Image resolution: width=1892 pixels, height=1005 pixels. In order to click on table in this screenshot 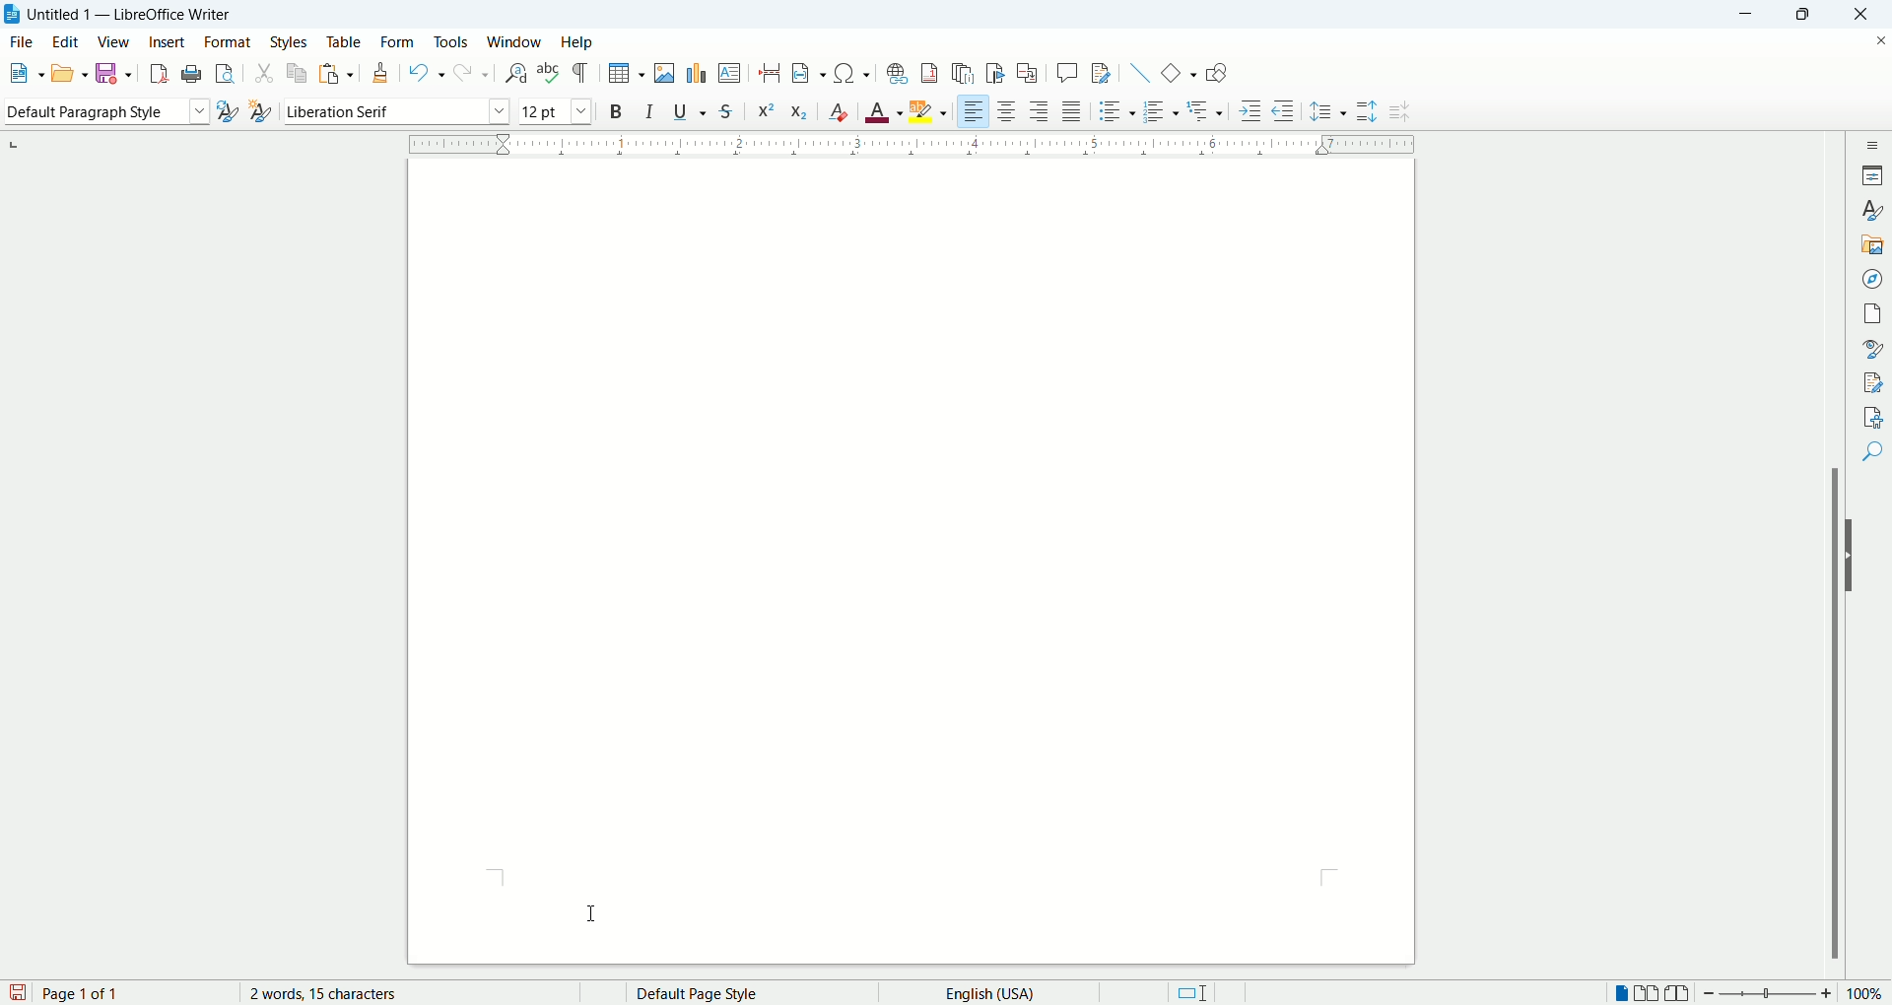, I will do `click(344, 39)`.